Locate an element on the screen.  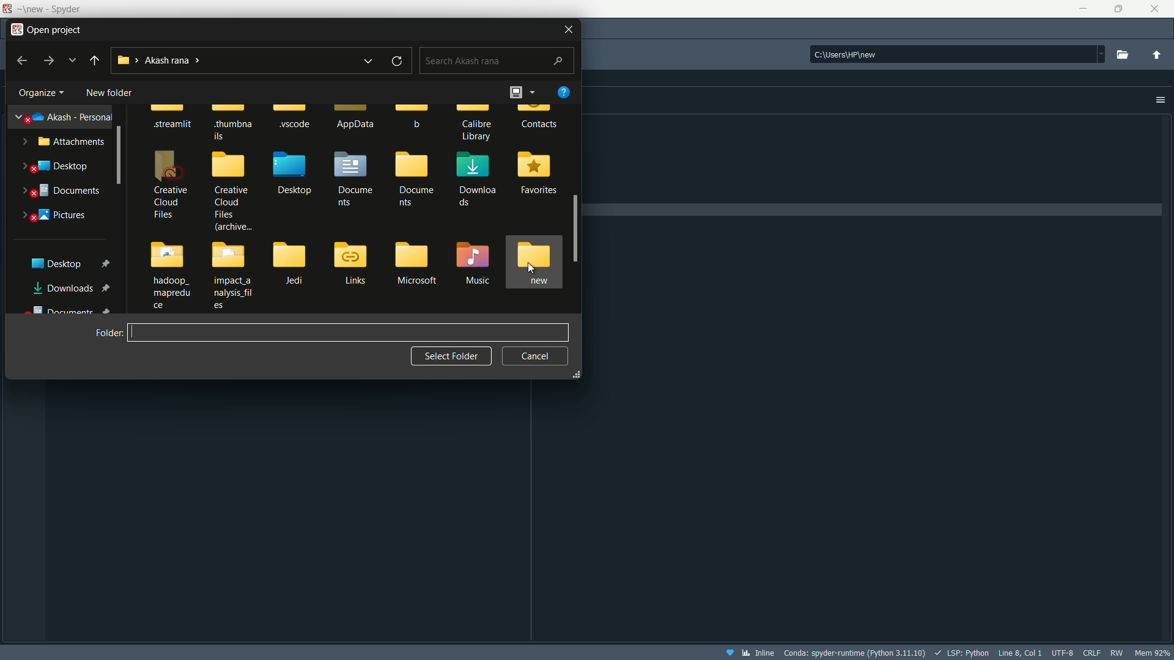
options is located at coordinates (1160, 100).